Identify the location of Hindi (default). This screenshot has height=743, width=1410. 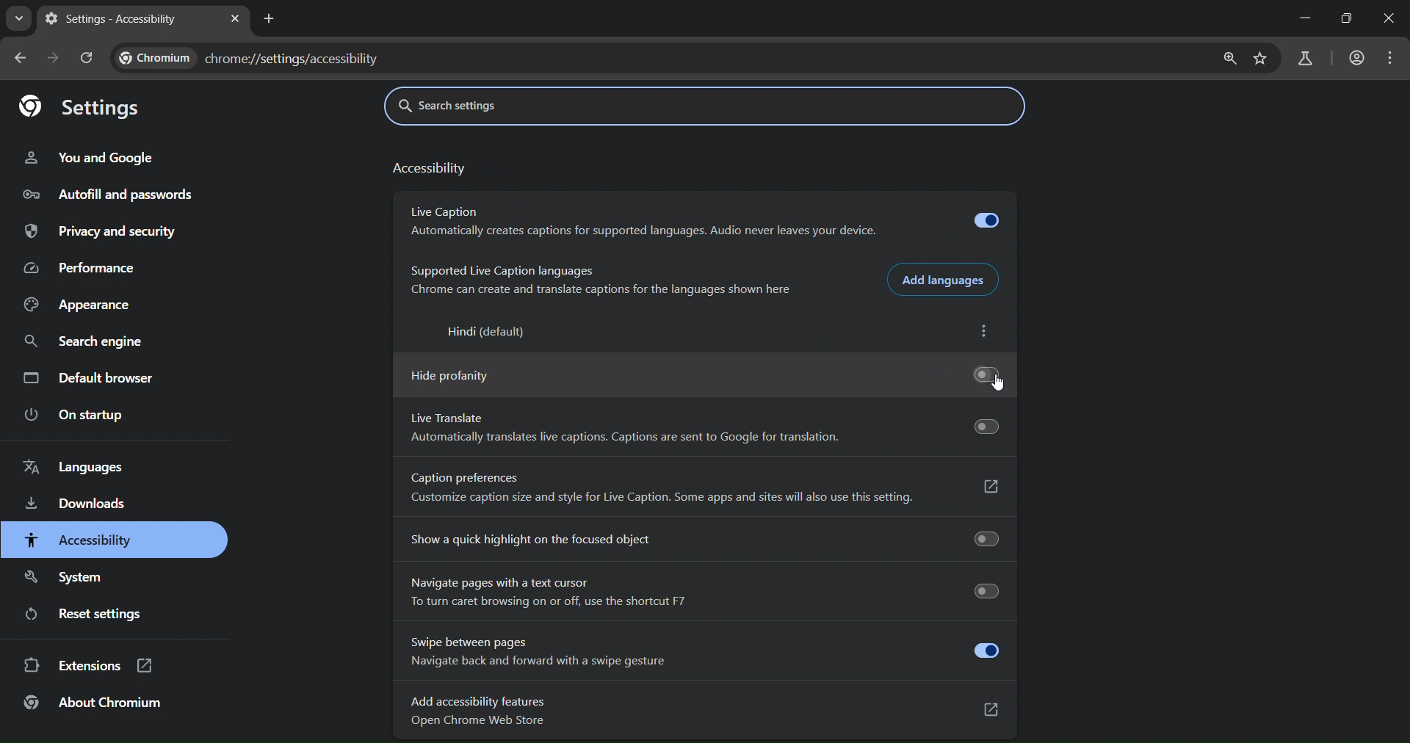
(489, 332).